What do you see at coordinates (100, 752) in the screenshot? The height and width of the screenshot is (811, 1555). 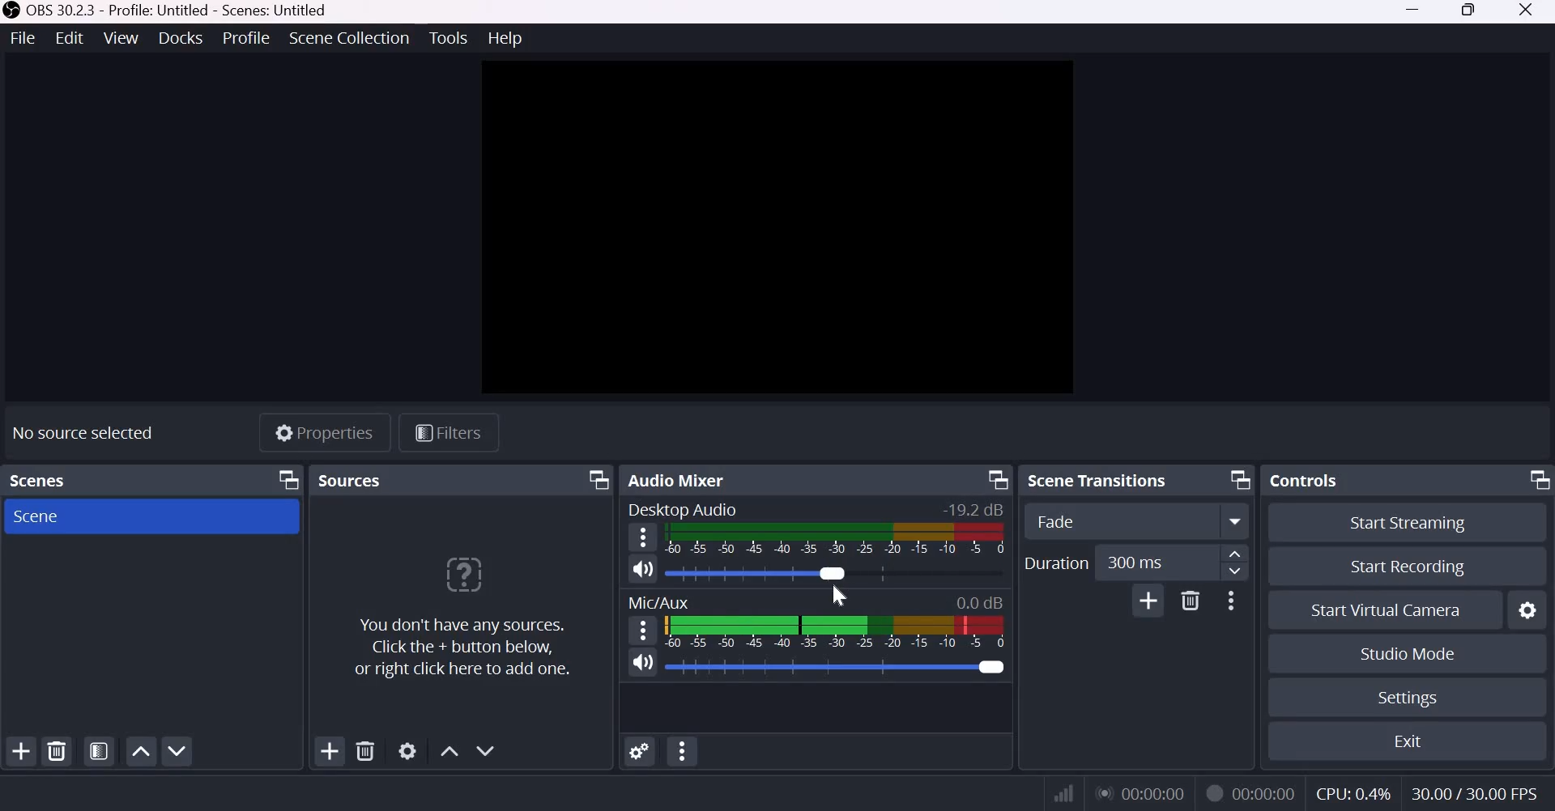 I see `Open scene filters` at bounding box center [100, 752].